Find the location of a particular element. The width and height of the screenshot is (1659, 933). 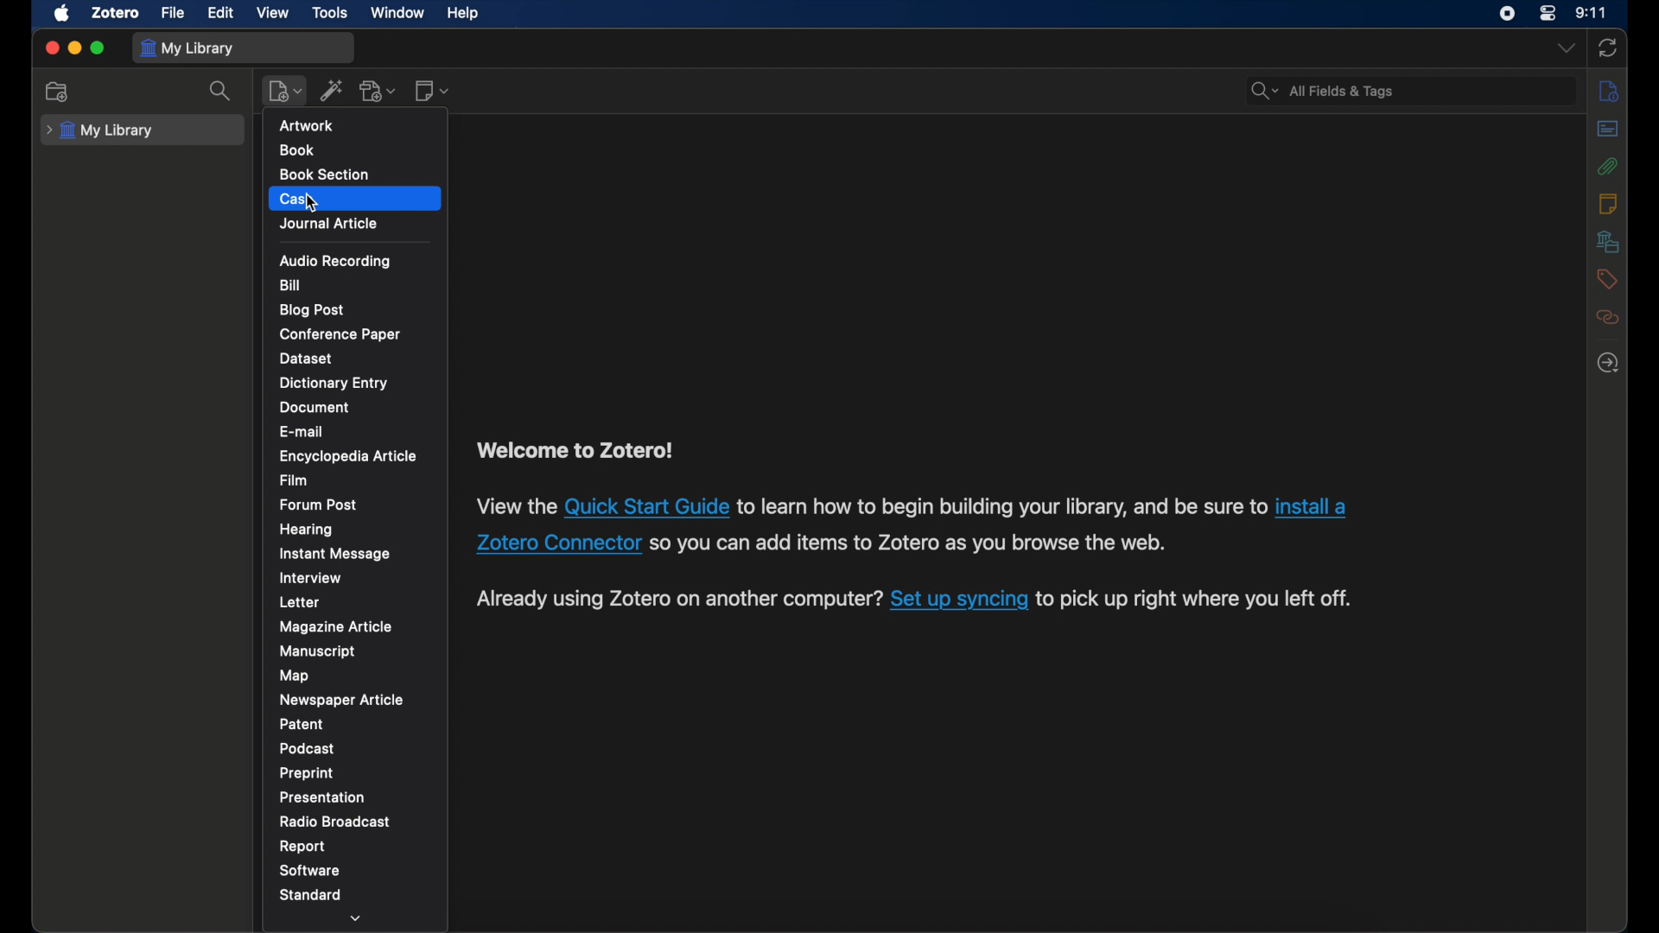

info is located at coordinates (1608, 92).